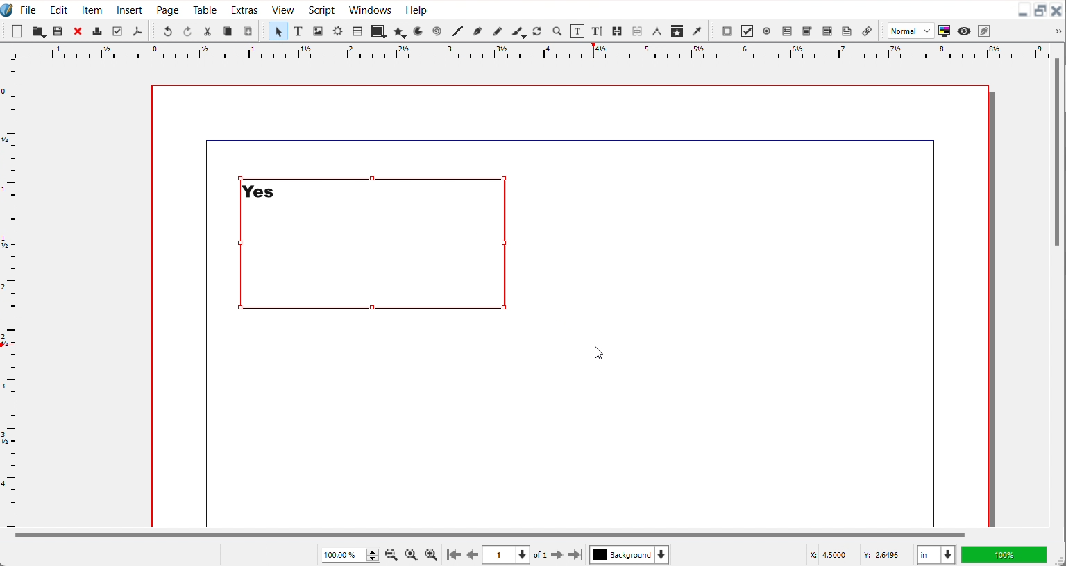  I want to click on Zoom to 100%, so click(412, 554).